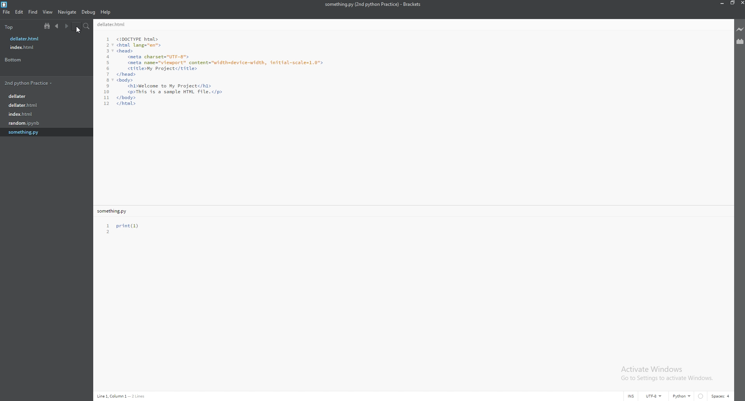 The image size is (745, 401). Describe the element at coordinates (80, 31) in the screenshot. I see `Cursor` at that location.